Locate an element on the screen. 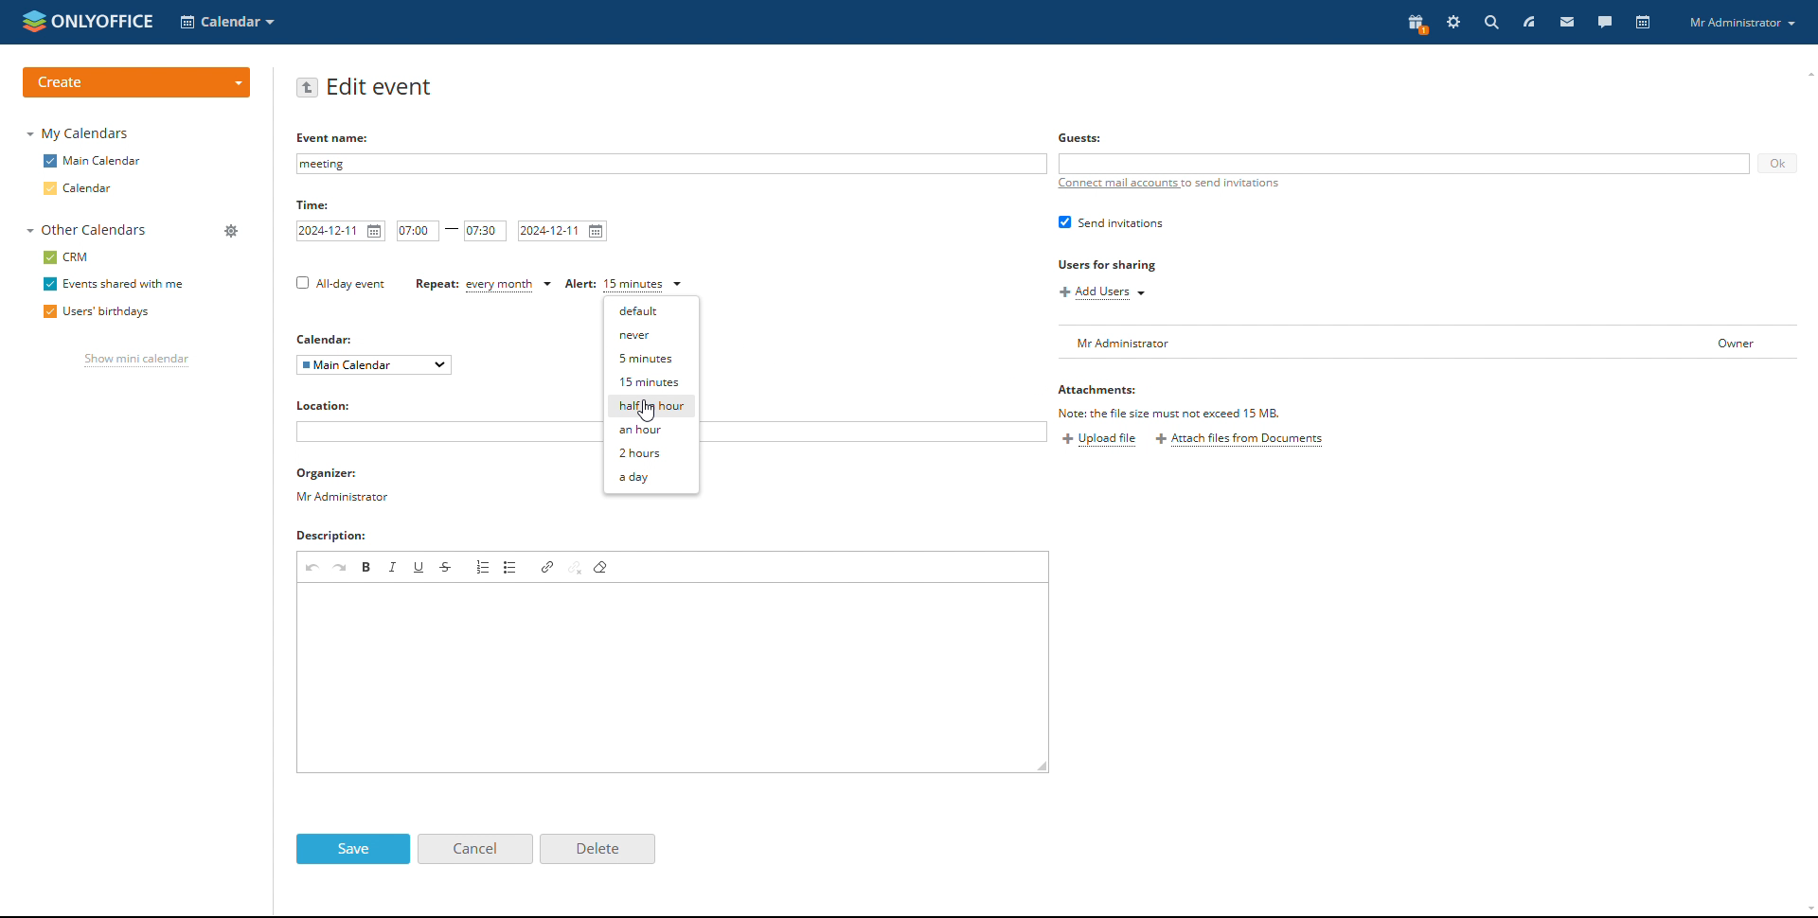  calendar is located at coordinates (1641, 23).